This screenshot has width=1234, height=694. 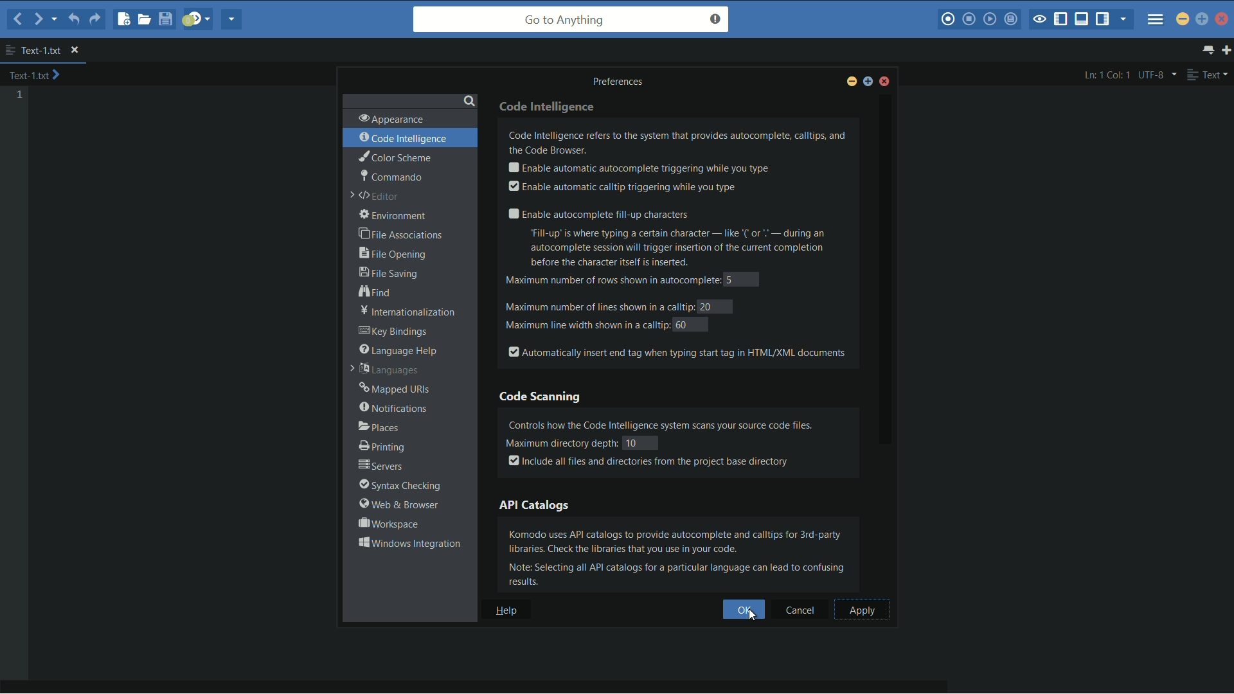 What do you see at coordinates (393, 408) in the screenshot?
I see `notifications` at bounding box center [393, 408].